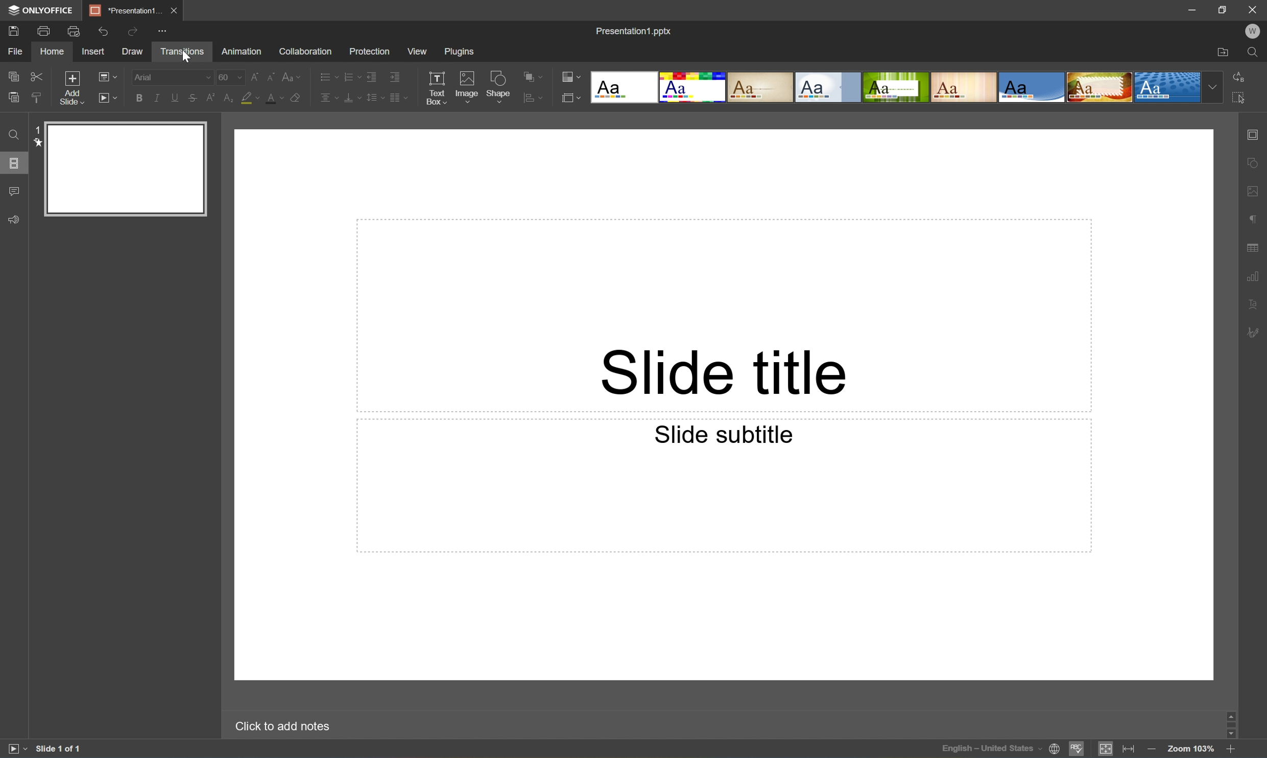 Image resolution: width=1267 pixels, height=758 pixels. What do you see at coordinates (375, 98) in the screenshot?
I see `Line spacing` at bounding box center [375, 98].